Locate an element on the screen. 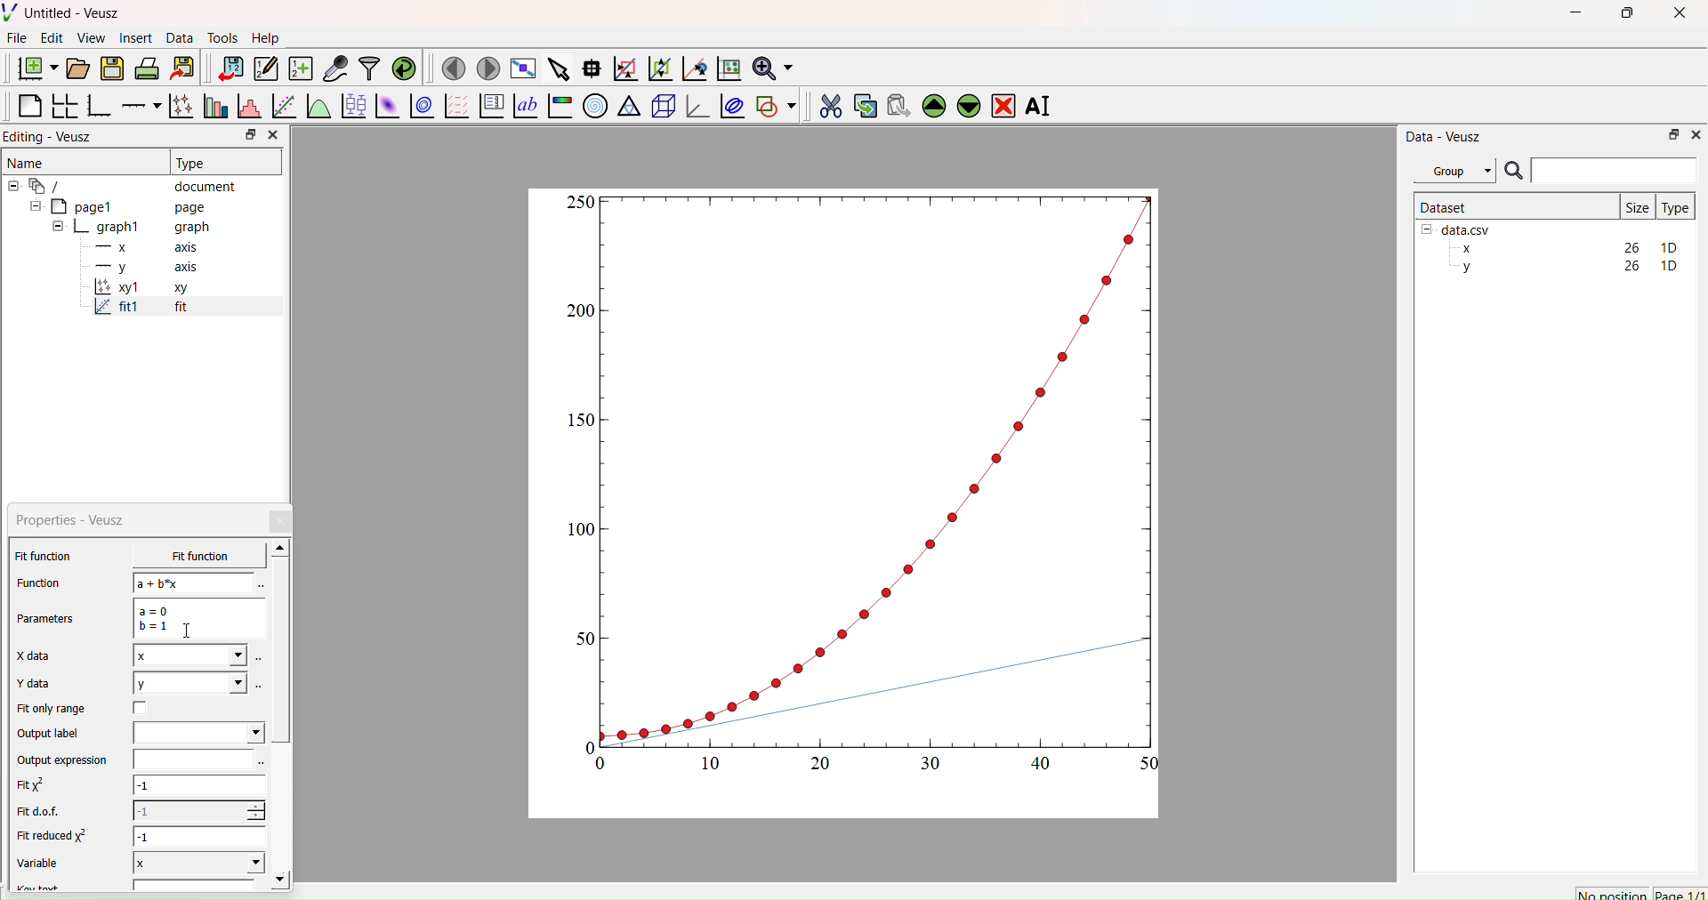  Select using dataset browser is located at coordinates (260, 764).